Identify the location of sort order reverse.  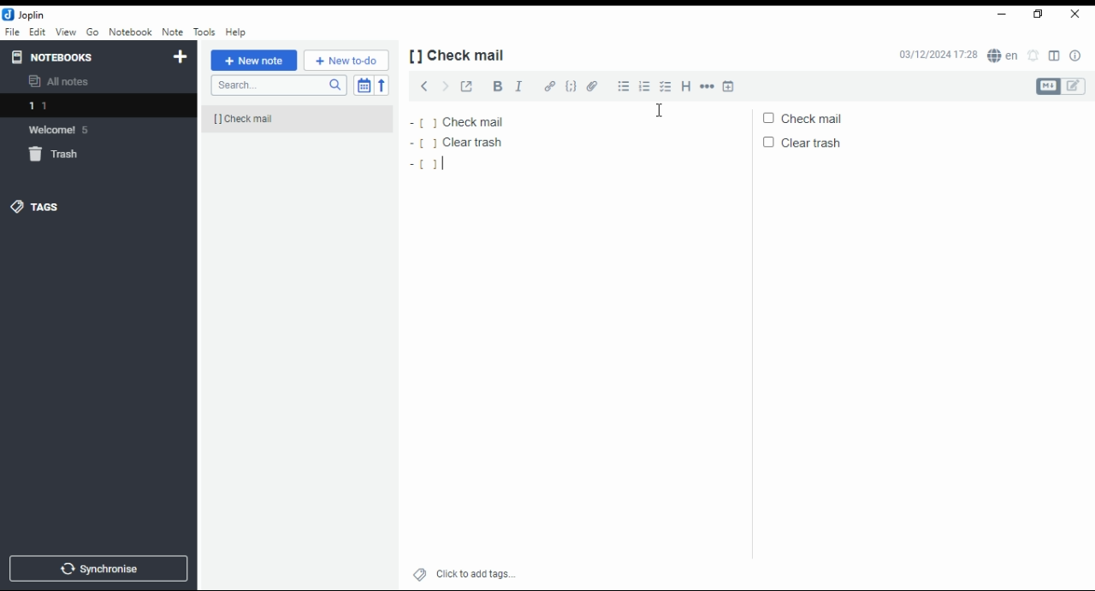
(382, 85).